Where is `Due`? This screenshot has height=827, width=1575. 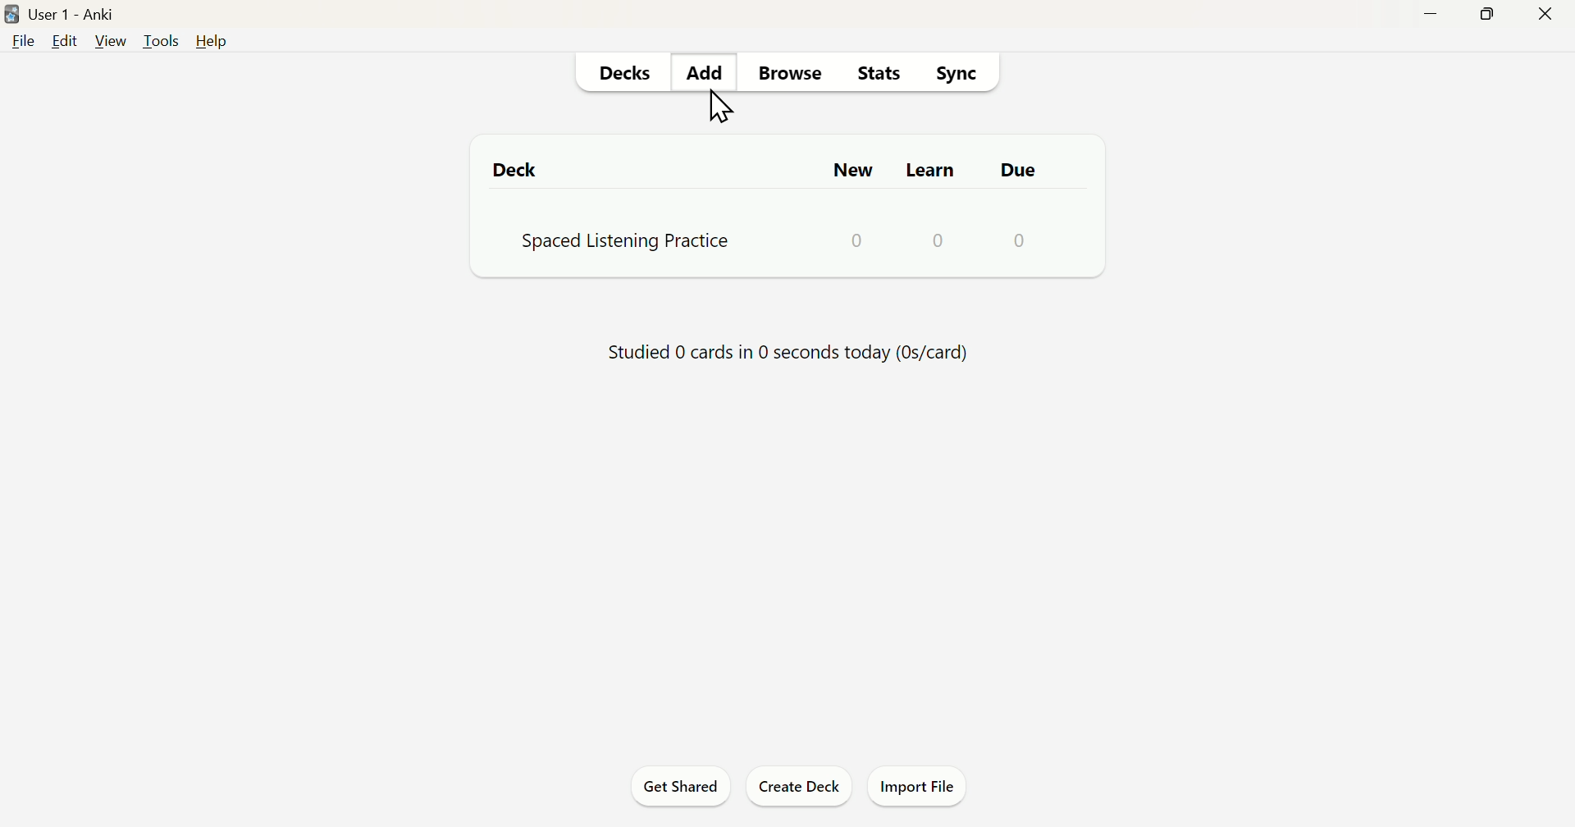 Due is located at coordinates (1016, 167).